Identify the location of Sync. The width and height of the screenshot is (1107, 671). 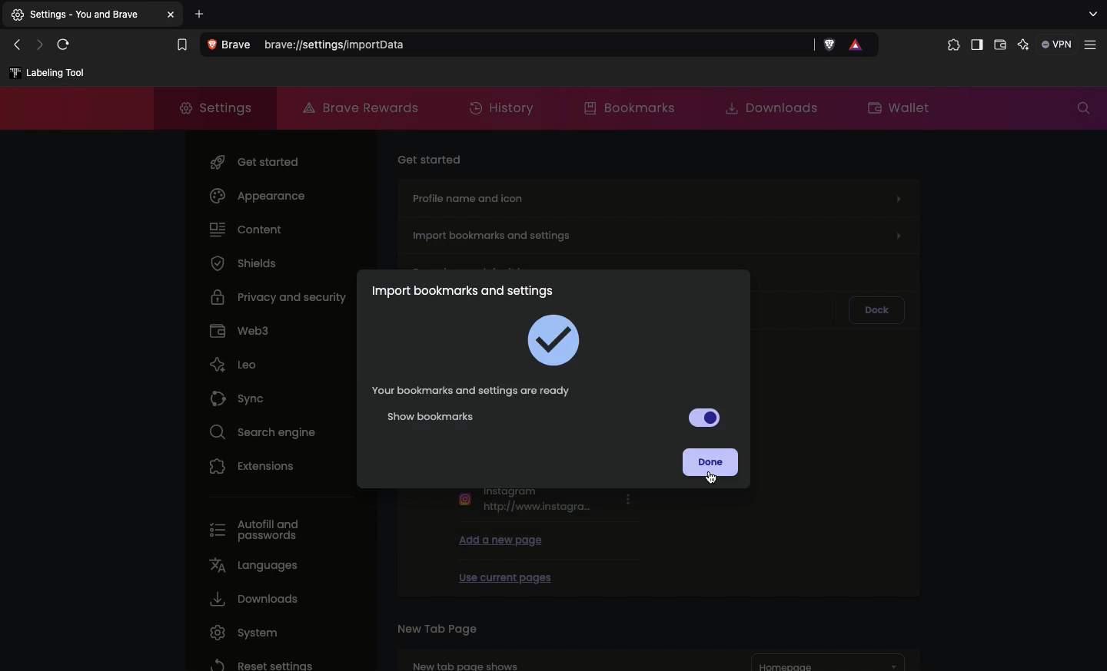
(241, 395).